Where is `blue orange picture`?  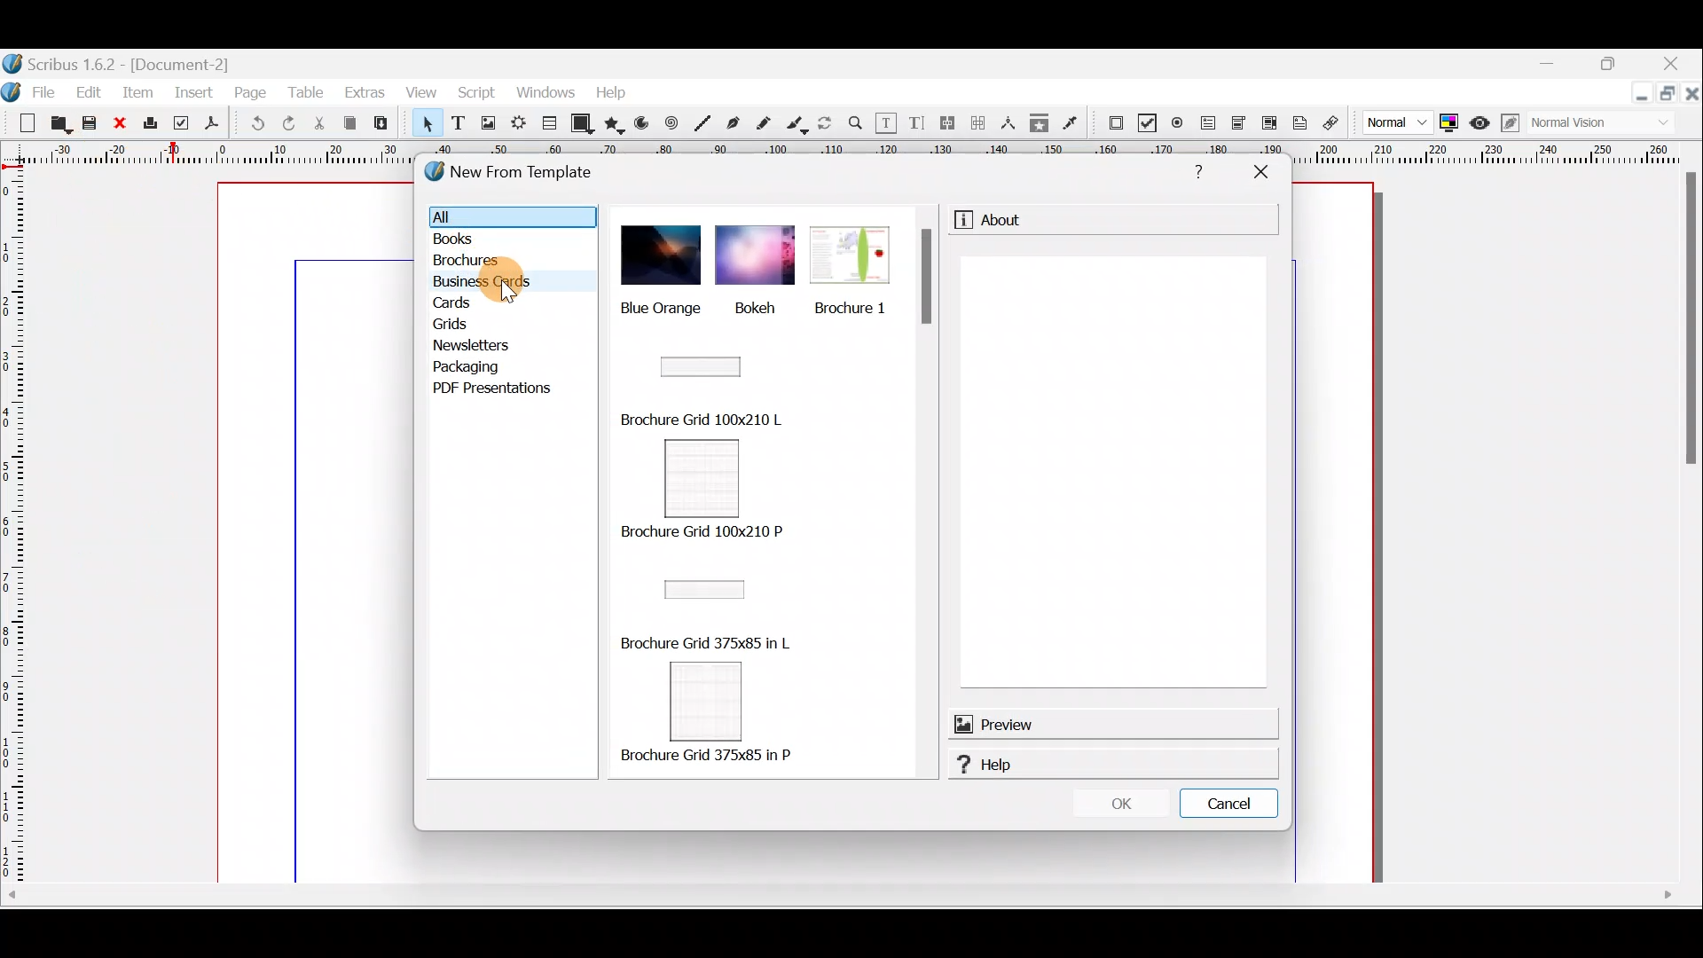 blue orange picture is located at coordinates (659, 255).